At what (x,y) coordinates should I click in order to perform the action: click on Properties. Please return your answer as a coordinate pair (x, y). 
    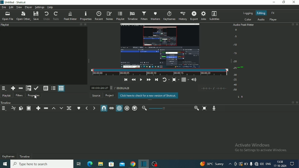
    Looking at the image, I should click on (85, 16).